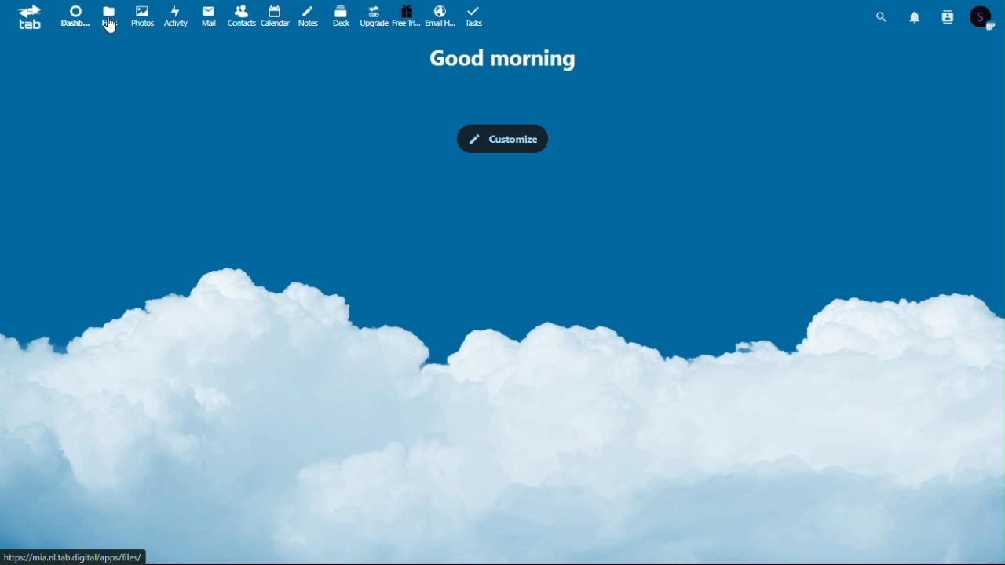 The height and width of the screenshot is (565, 1005). I want to click on mail, so click(208, 14).